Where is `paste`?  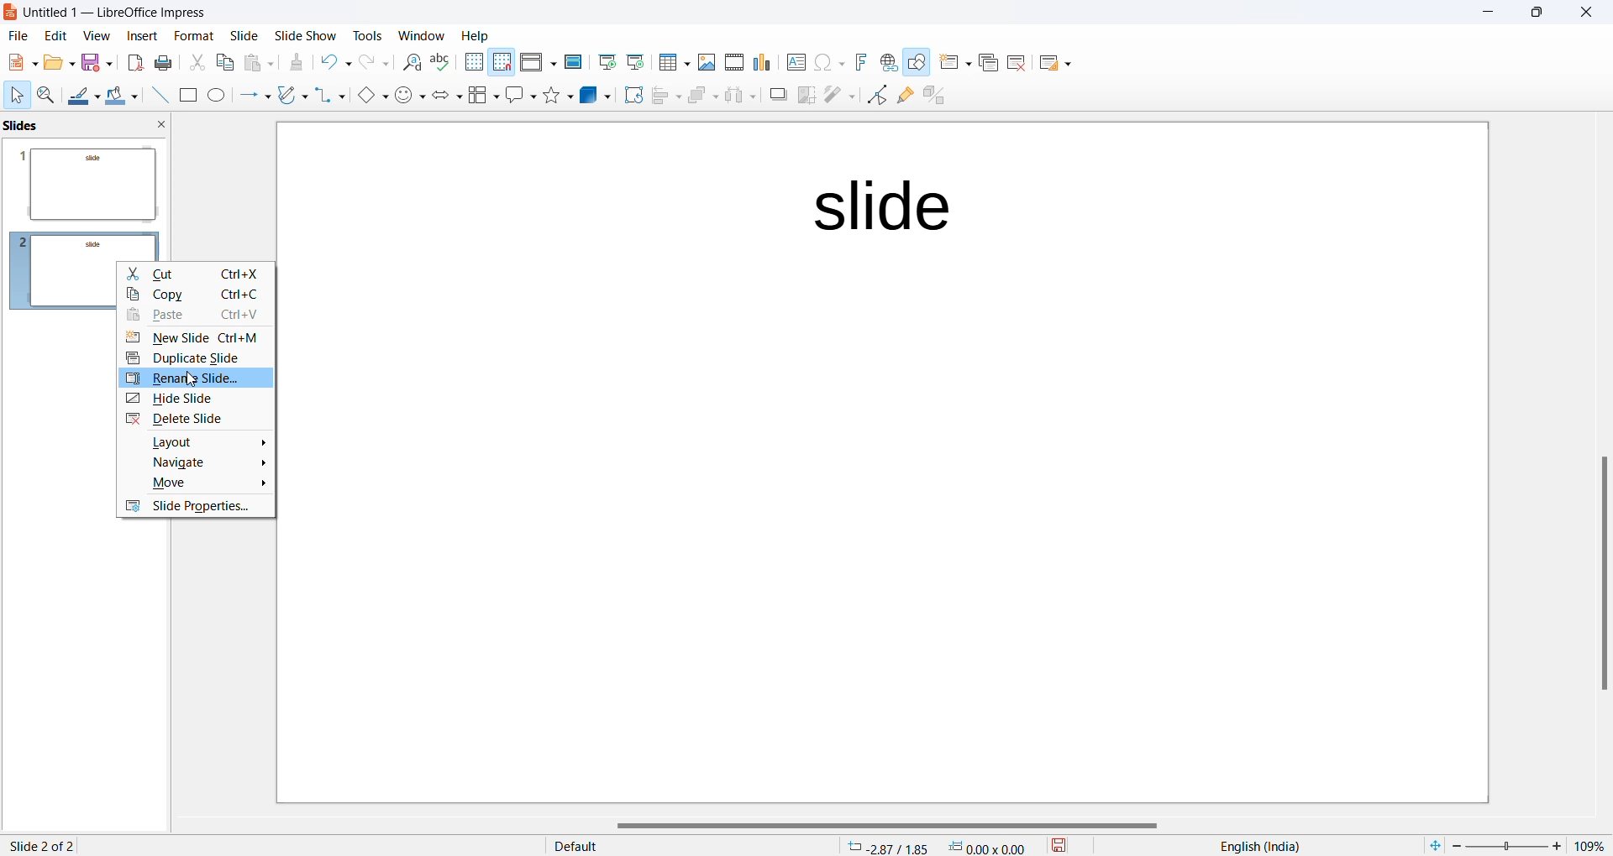
paste is located at coordinates (196, 318).